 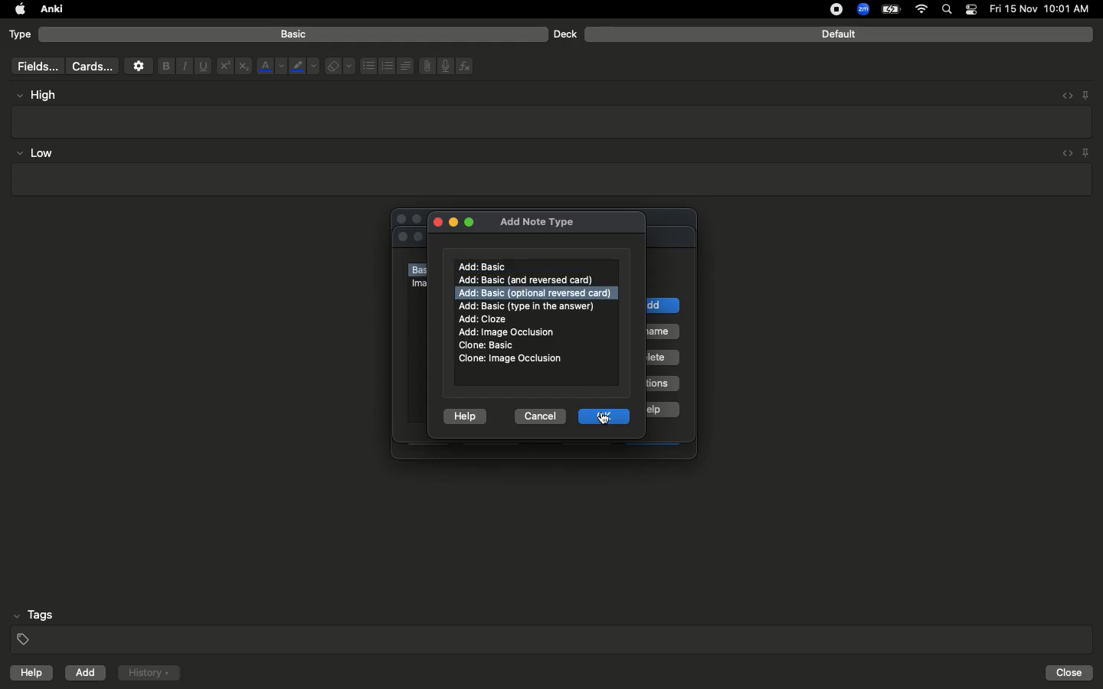 What do you see at coordinates (485, 345) in the screenshot?
I see `Close basic` at bounding box center [485, 345].